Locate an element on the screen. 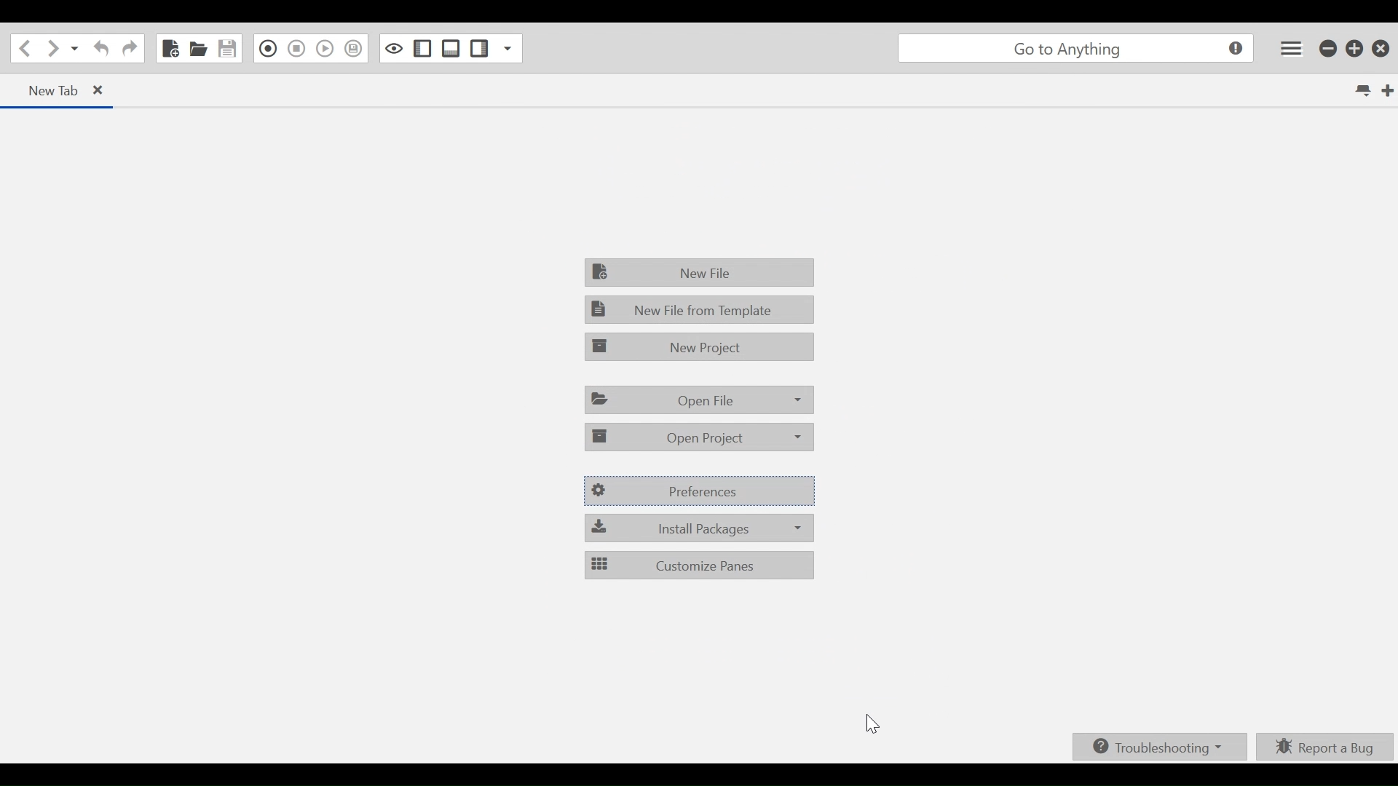  Ne File is located at coordinates (700, 271).